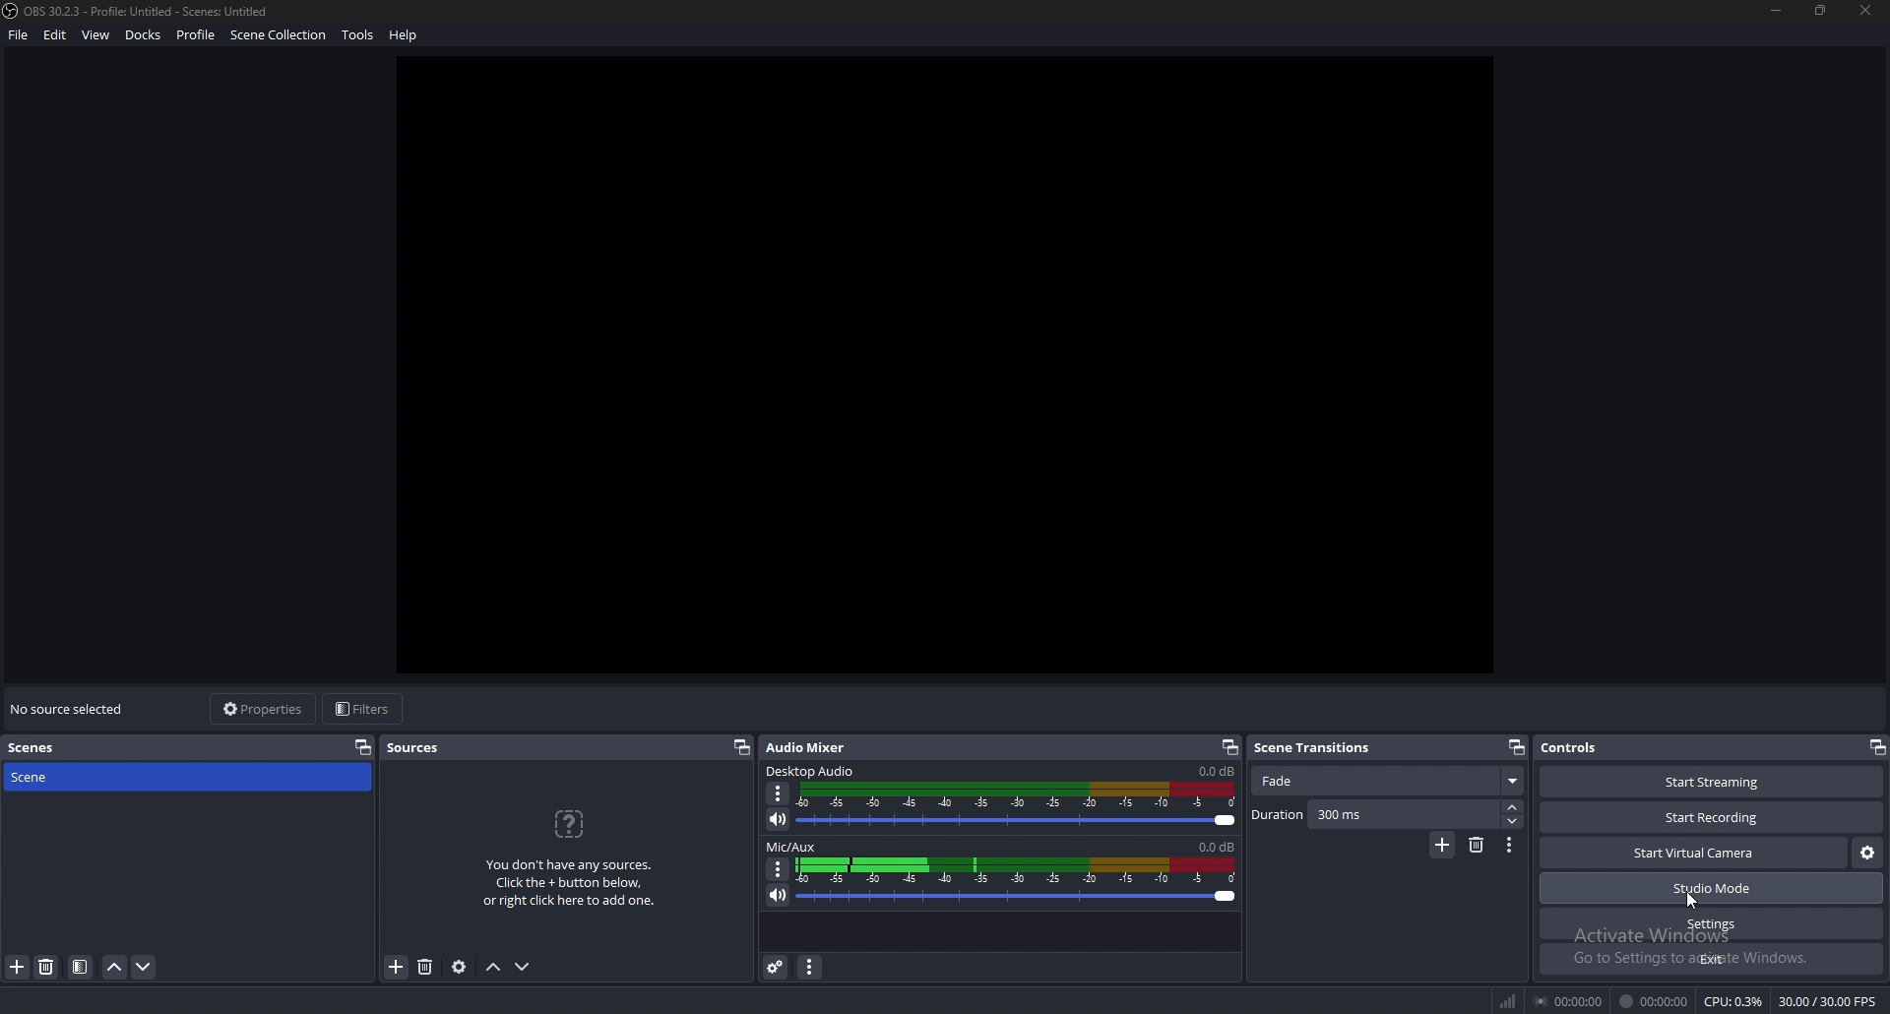 This screenshot has height=1014, width=1890. Describe the element at coordinates (1599, 748) in the screenshot. I see `Controls` at that location.